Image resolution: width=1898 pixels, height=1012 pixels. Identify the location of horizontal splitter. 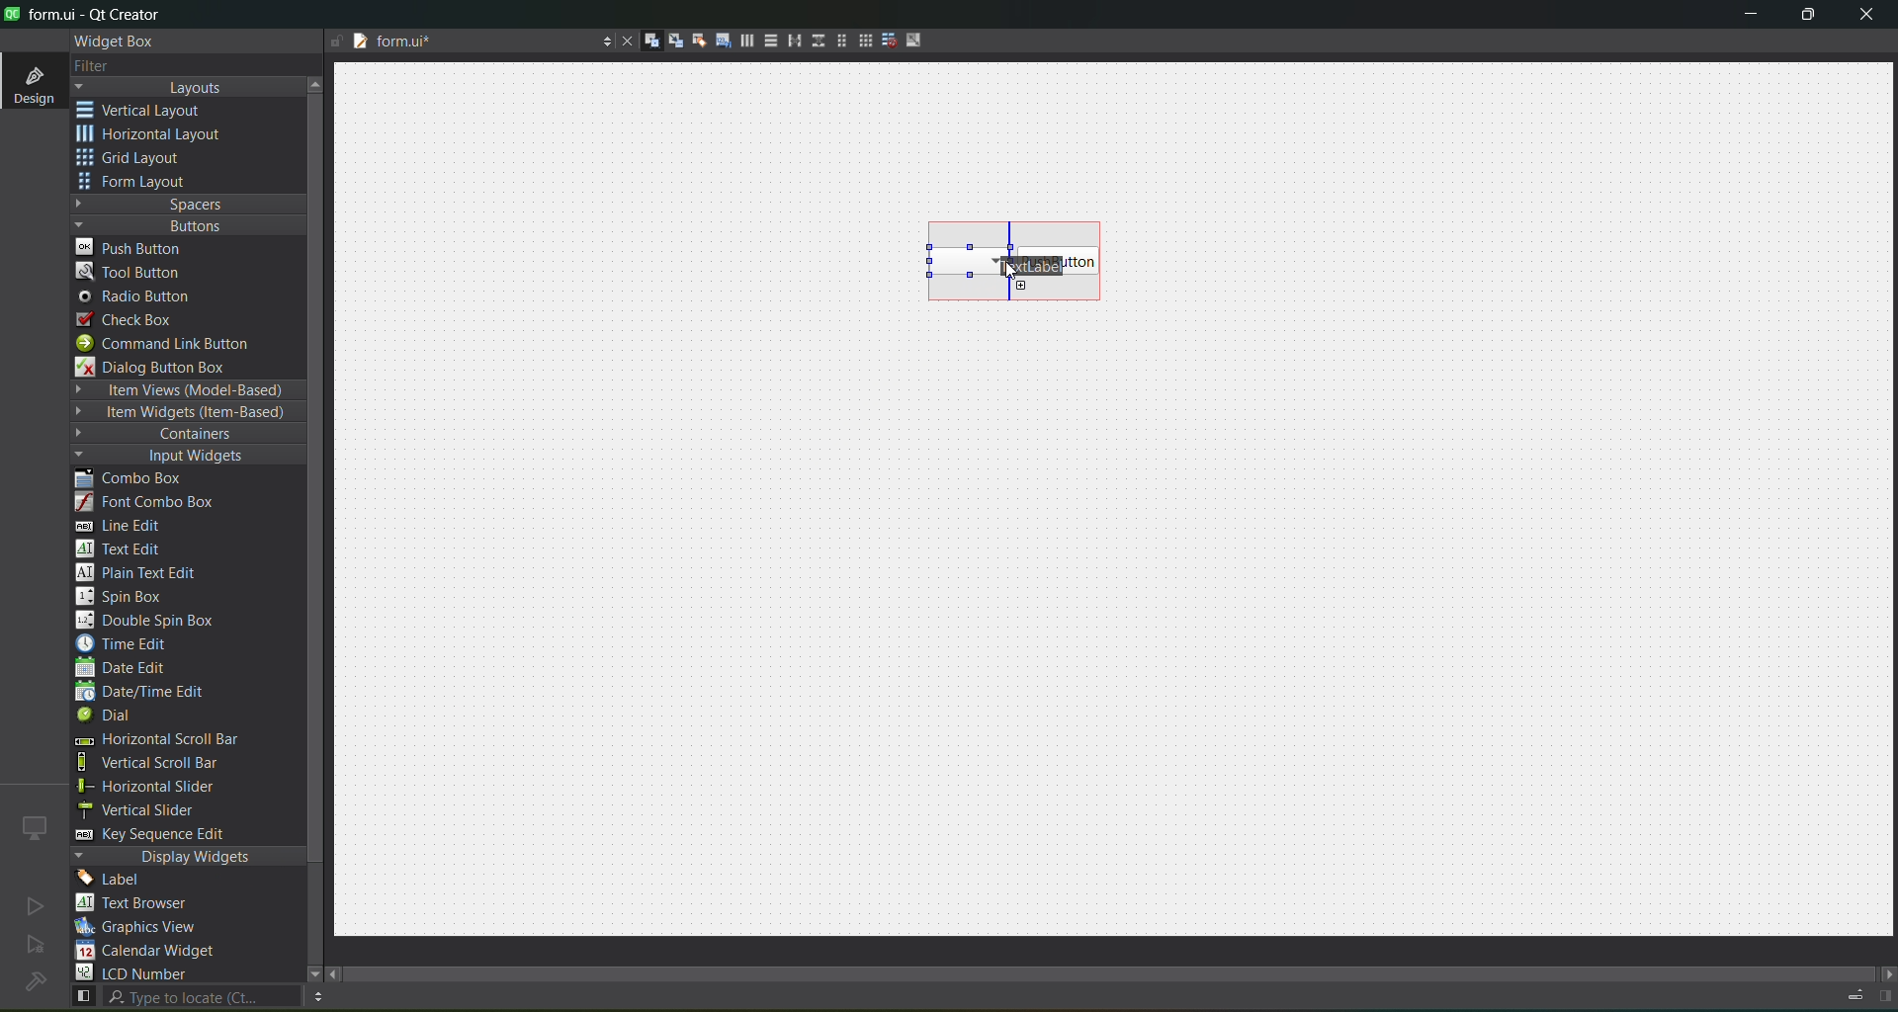
(789, 42).